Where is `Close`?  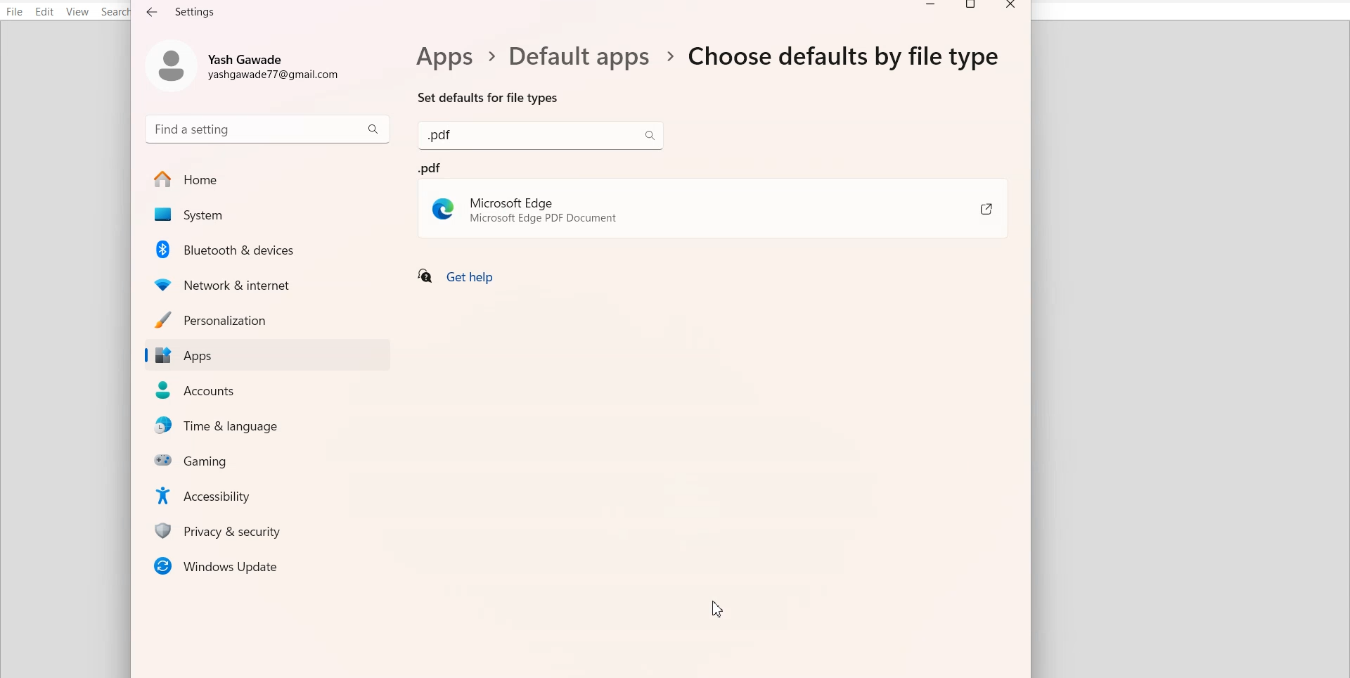
Close is located at coordinates (1010, 7).